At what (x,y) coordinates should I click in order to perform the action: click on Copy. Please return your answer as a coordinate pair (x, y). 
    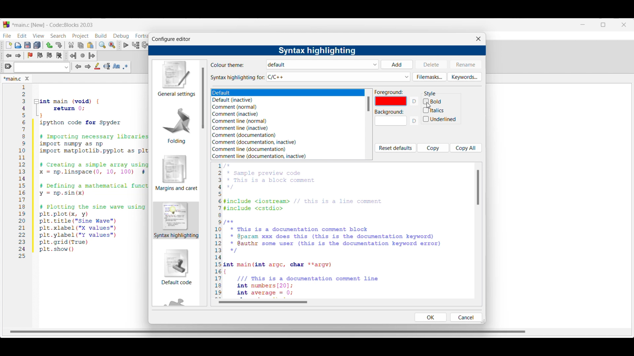
    Looking at the image, I should click on (81, 45).